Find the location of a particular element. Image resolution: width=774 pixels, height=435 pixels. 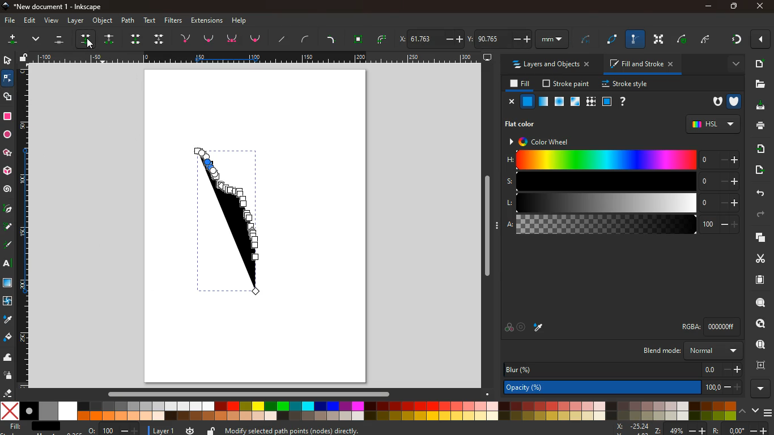

time is located at coordinates (190, 430).